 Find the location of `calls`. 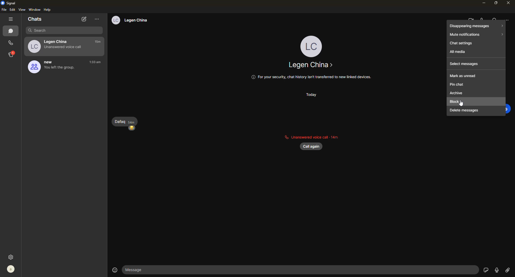

calls is located at coordinates (11, 42).